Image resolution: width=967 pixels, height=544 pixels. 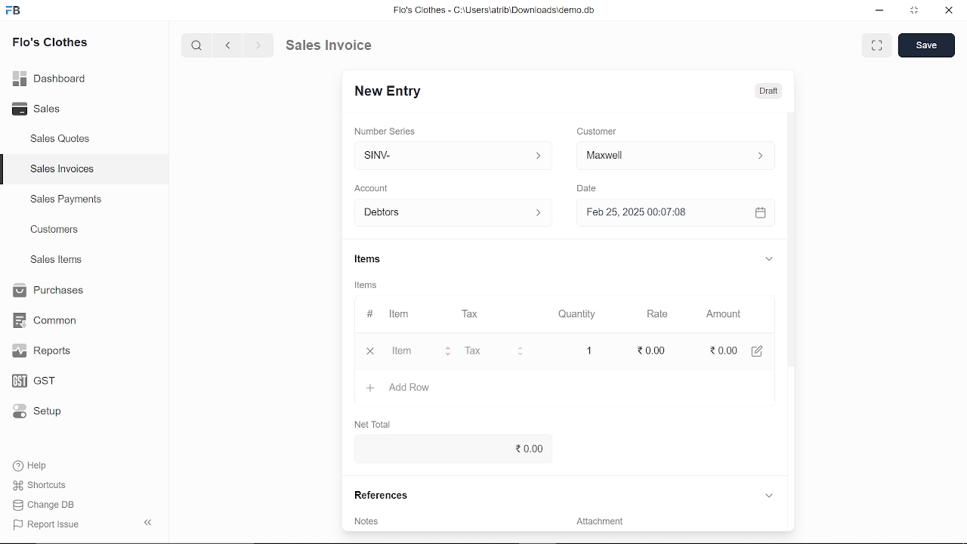 What do you see at coordinates (793, 246) in the screenshot?
I see `vertical scrollbar` at bounding box center [793, 246].